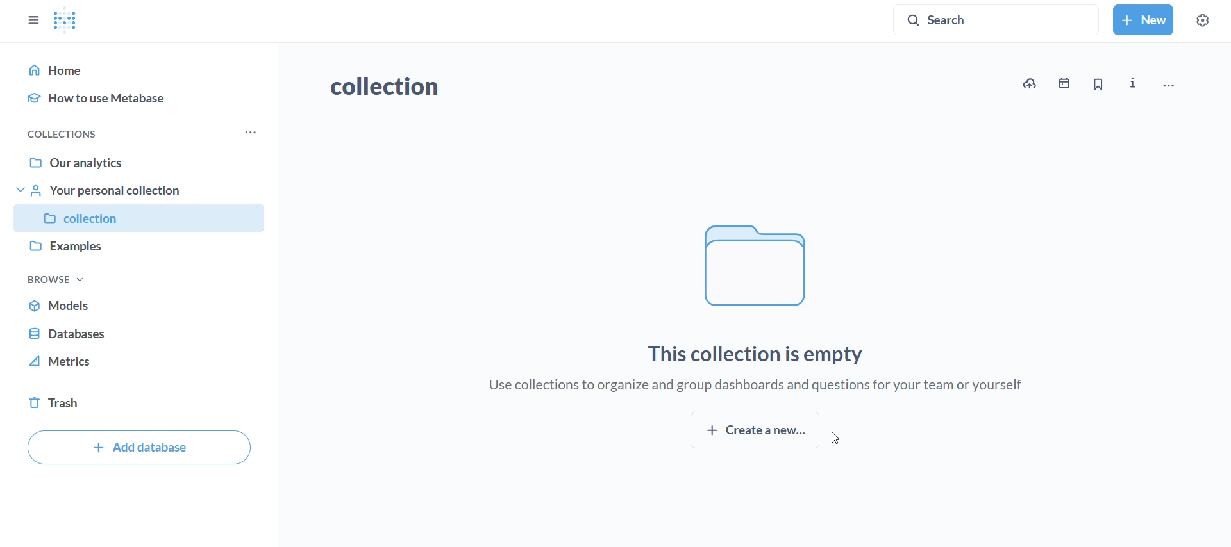 This screenshot has height=547, width=1231. What do you see at coordinates (138, 449) in the screenshot?
I see `add database` at bounding box center [138, 449].